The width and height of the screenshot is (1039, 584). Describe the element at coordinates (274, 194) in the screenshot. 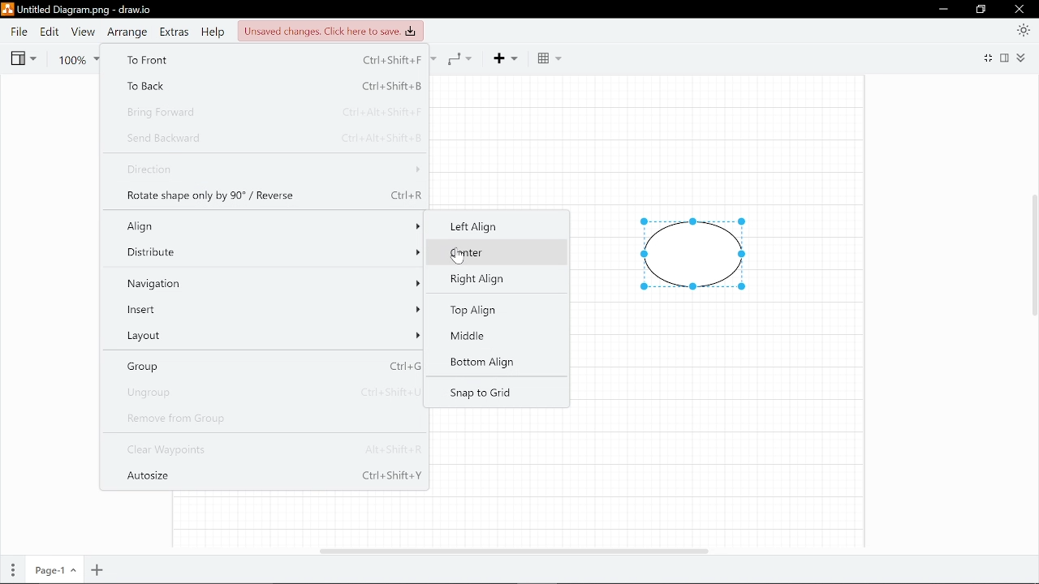

I see `Rotate shape by 90 degrees/ Reverse` at that location.